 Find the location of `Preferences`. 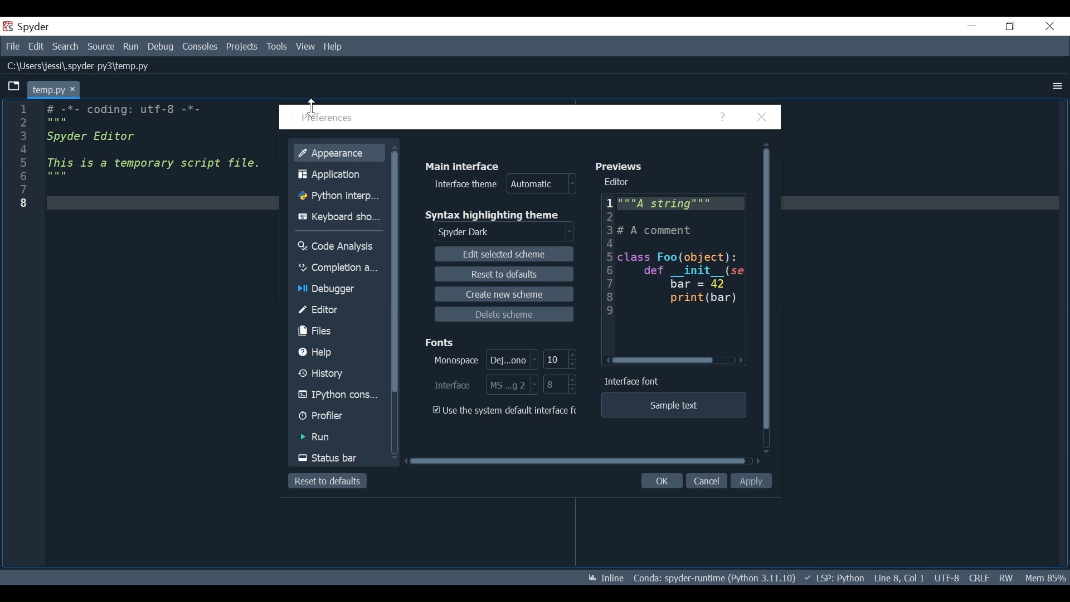

Preferences is located at coordinates (327, 119).